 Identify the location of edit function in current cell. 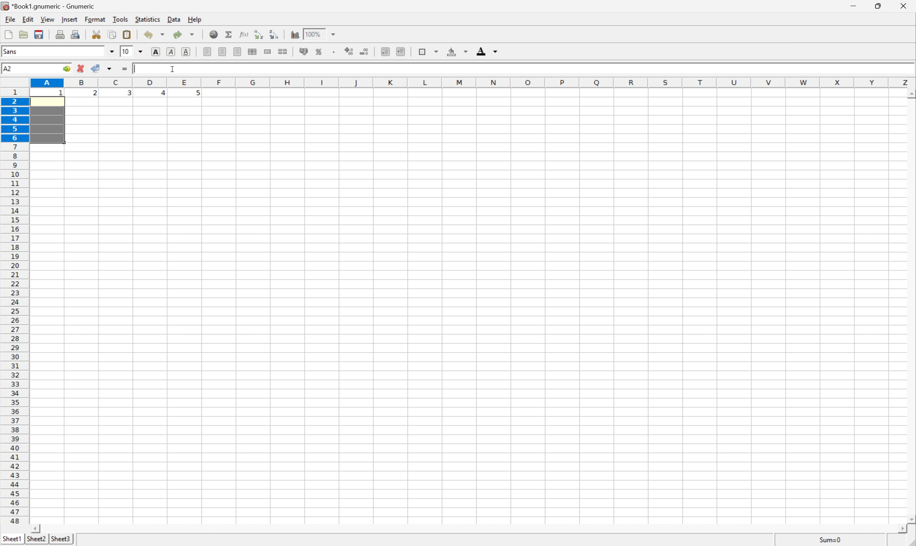
(245, 35).